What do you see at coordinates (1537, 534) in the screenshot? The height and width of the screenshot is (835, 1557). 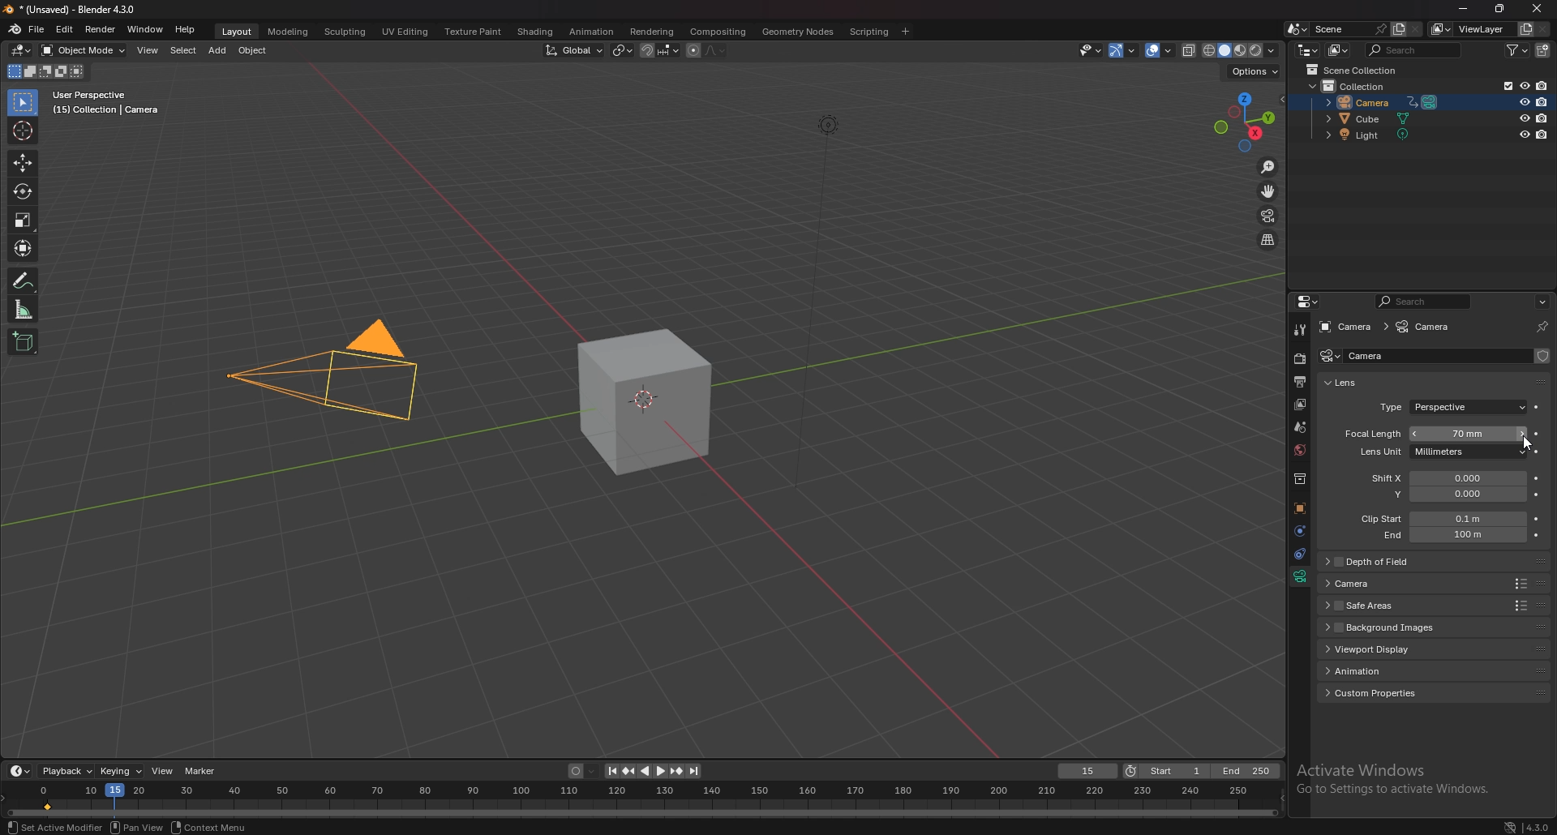 I see `animate property` at bounding box center [1537, 534].